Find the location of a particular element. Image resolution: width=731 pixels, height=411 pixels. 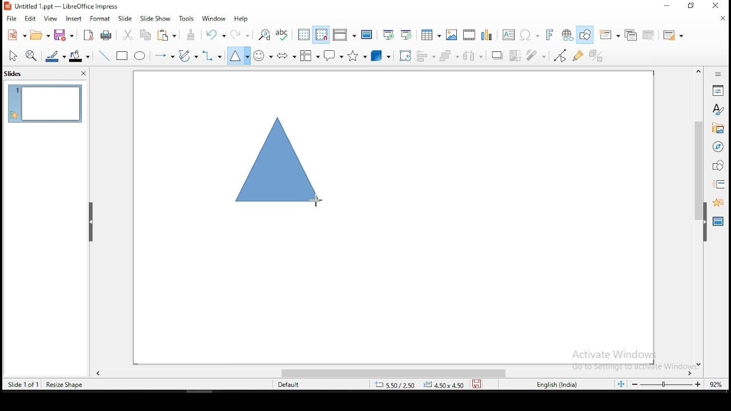

show grid is located at coordinates (303, 34).